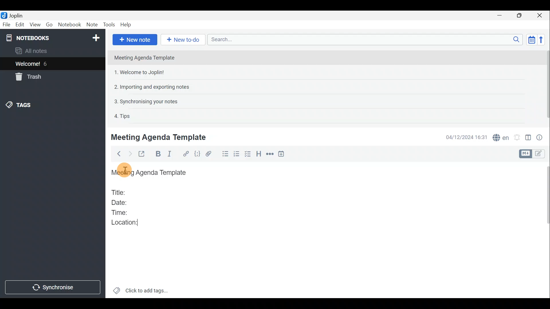 Image resolution: width=550 pixels, height=309 pixels. Describe the element at coordinates (237, 155) in the screenshot. I see `Numbered list` at that location.